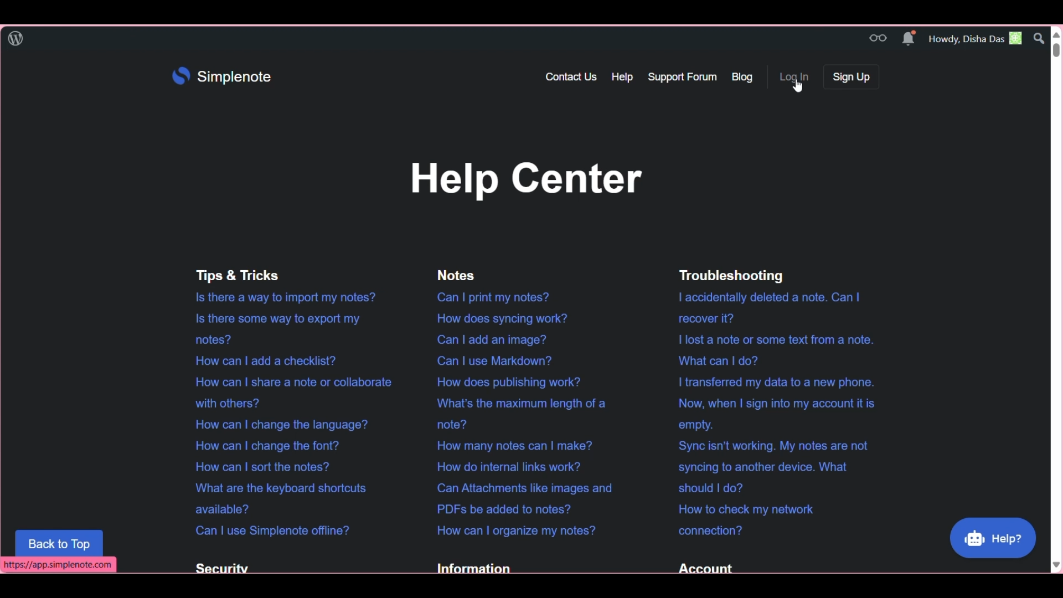 This screenshot has width=1063, height=598. What do you see at coordinates (506, 380) in the screenshot?
I see `How does publishing work?` at bounding box center [506, 380].